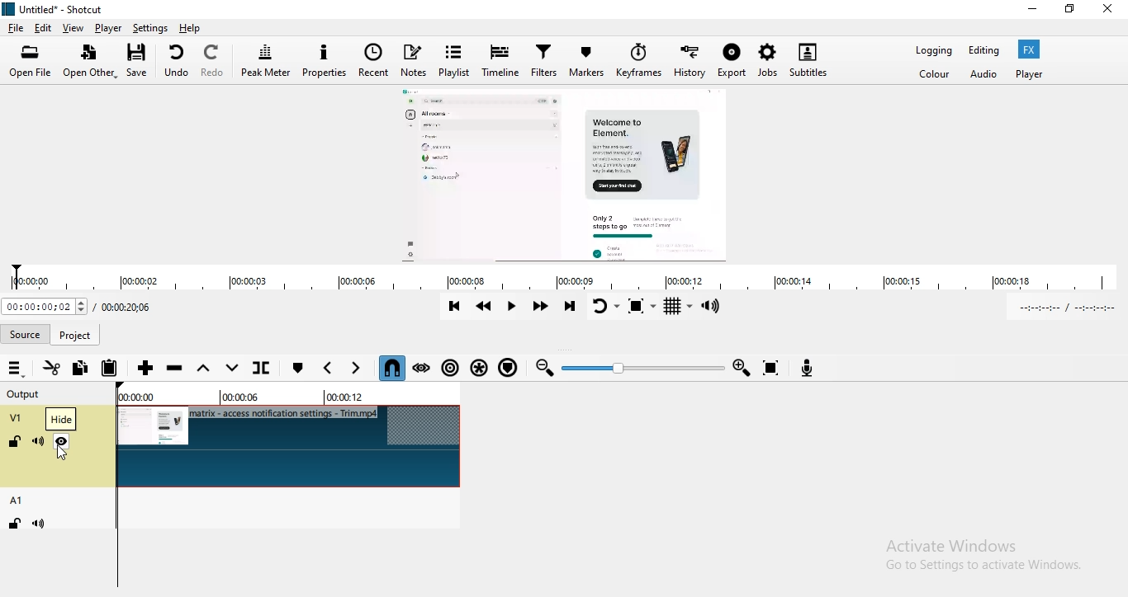  What do you see at coordinates (50, 367) in the screenshot?
I see `Cut` at bounding box center [50, 367].